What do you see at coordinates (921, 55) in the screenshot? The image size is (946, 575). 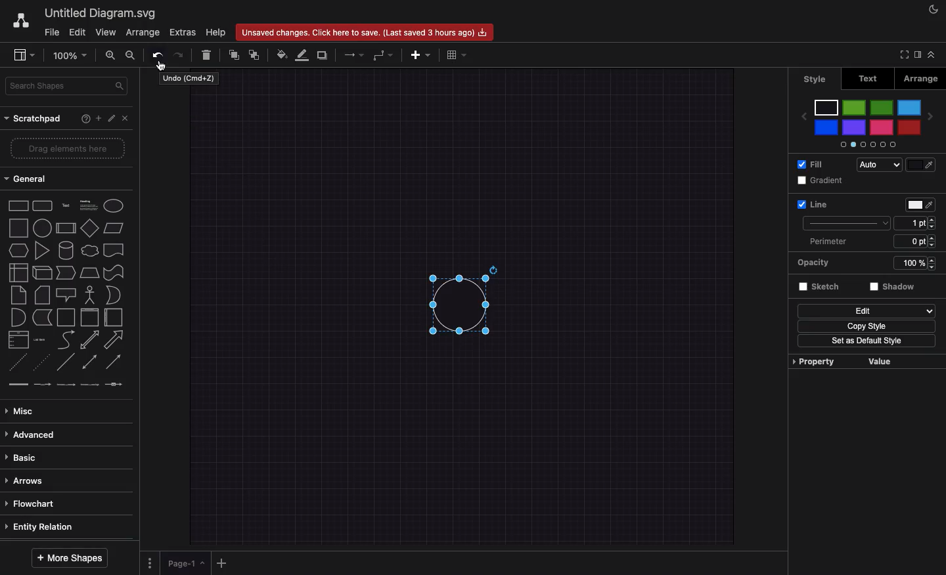 I see `Sidebar` at bounding box center [921, 55].